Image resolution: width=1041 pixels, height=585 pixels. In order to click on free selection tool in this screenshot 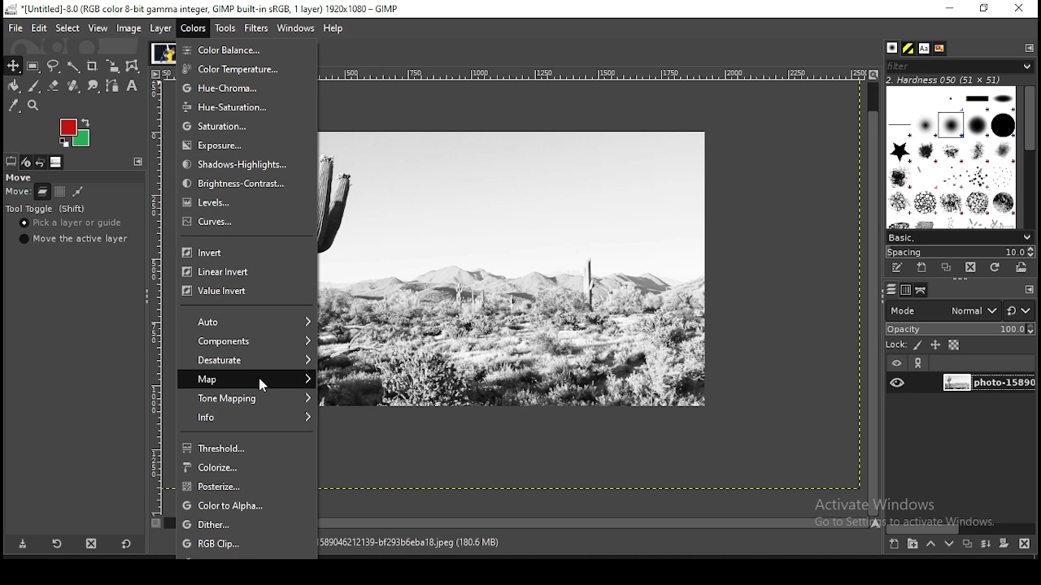, I will do `click(53, 66)`.